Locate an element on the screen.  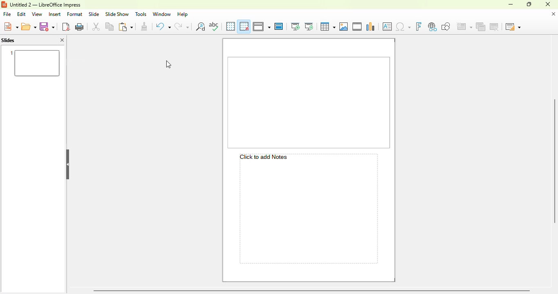
snap to grid is located at coordinates (244, 26).